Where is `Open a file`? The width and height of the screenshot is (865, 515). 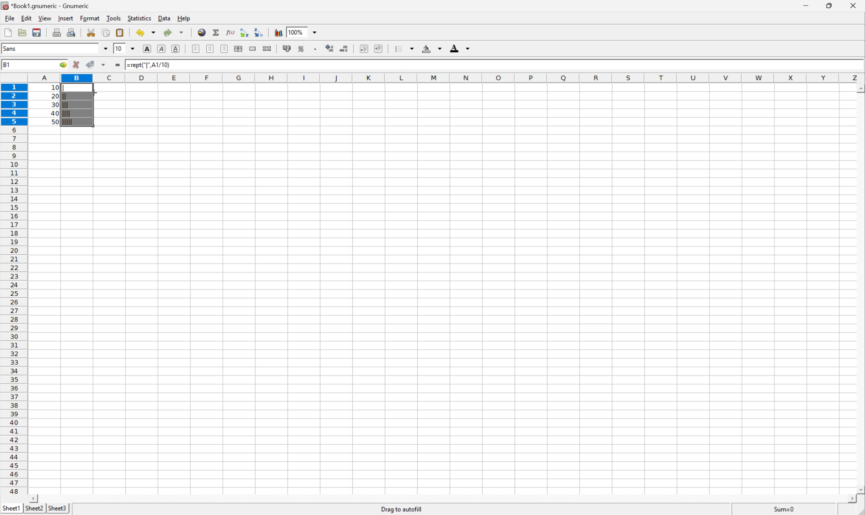
Open a file is located at coordinates (22, 32).